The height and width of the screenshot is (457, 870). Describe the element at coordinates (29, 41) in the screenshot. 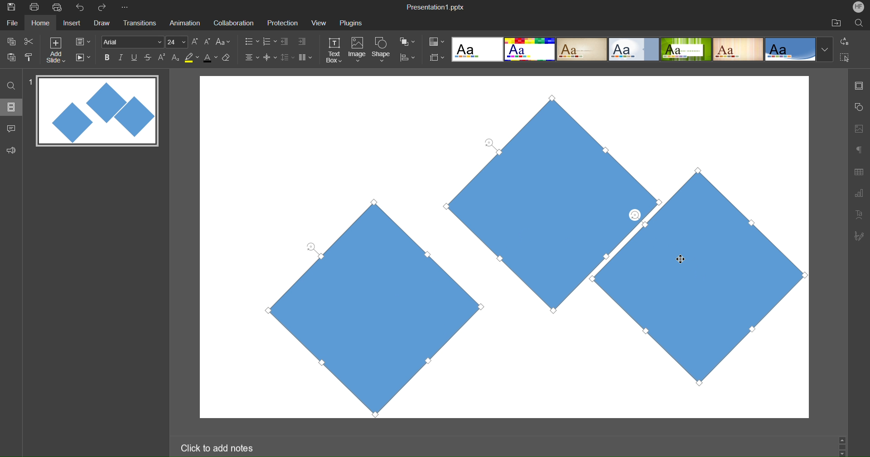

I see `cut` at that location.